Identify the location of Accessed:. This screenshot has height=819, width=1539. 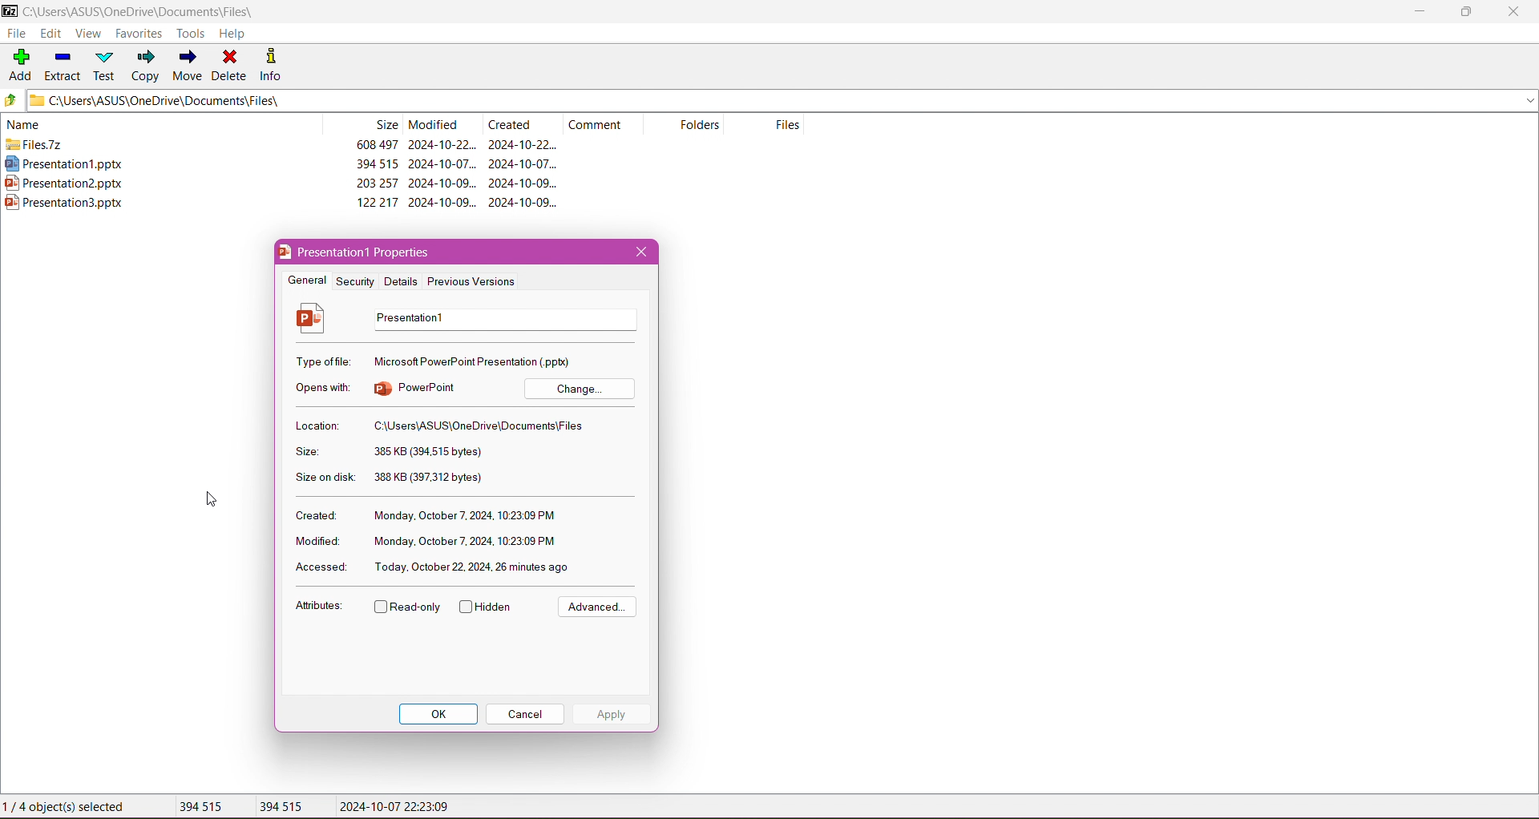
(321, 570).